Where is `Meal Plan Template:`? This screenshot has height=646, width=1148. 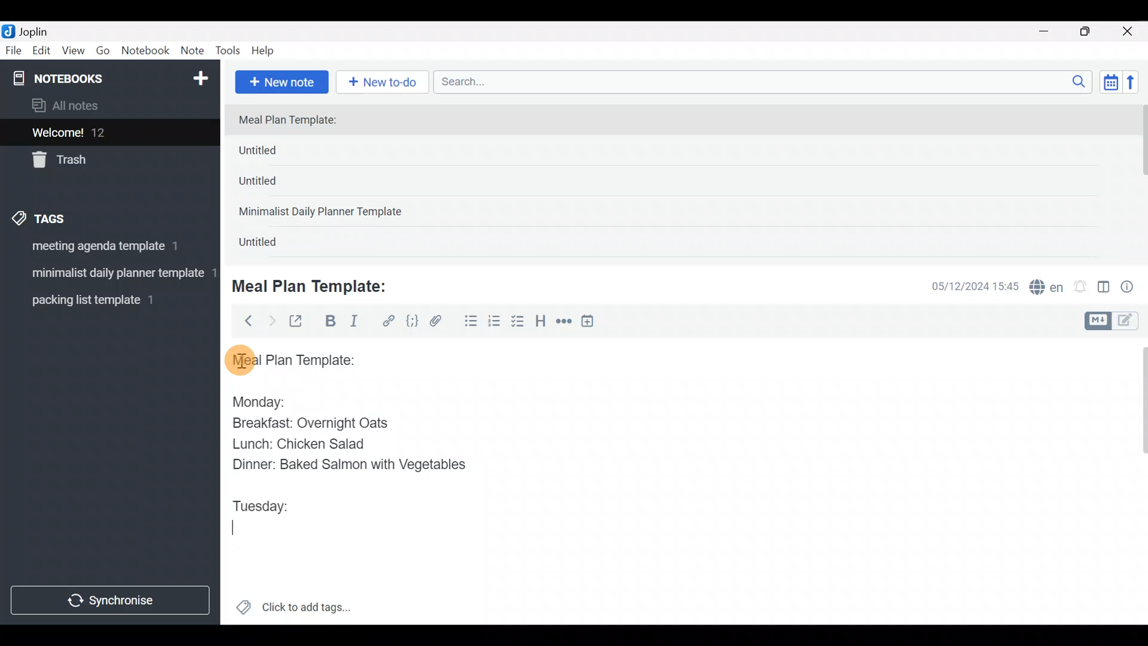 Meal Plan Template: is located at coordinates (317, 285).